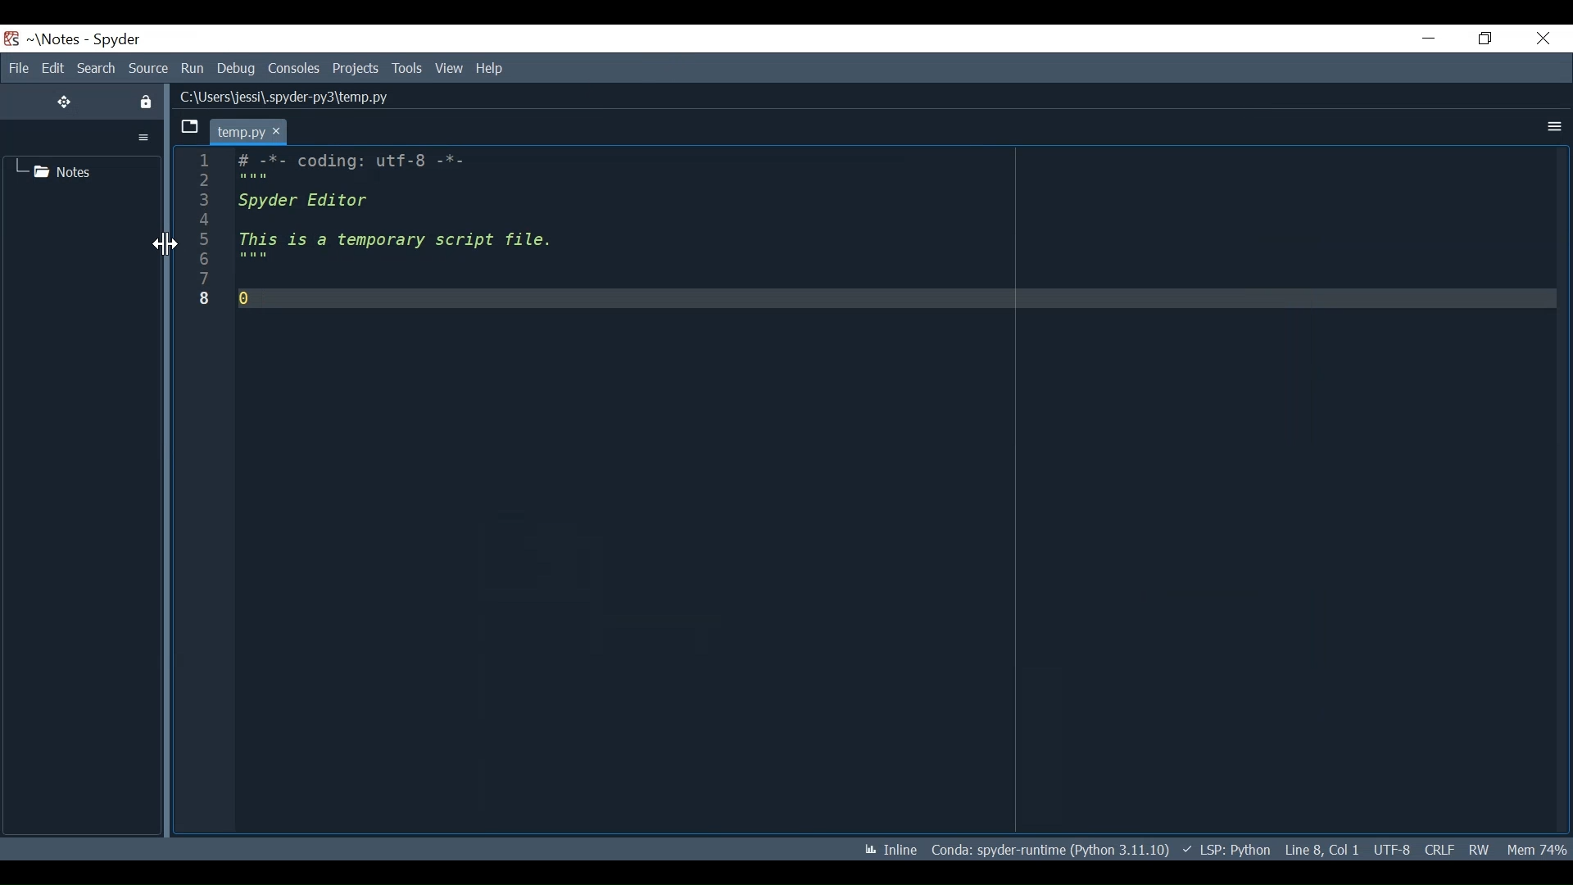 The height and width of the screenshot is (885, 1573). I want to click on Close, so click(1542, 37).